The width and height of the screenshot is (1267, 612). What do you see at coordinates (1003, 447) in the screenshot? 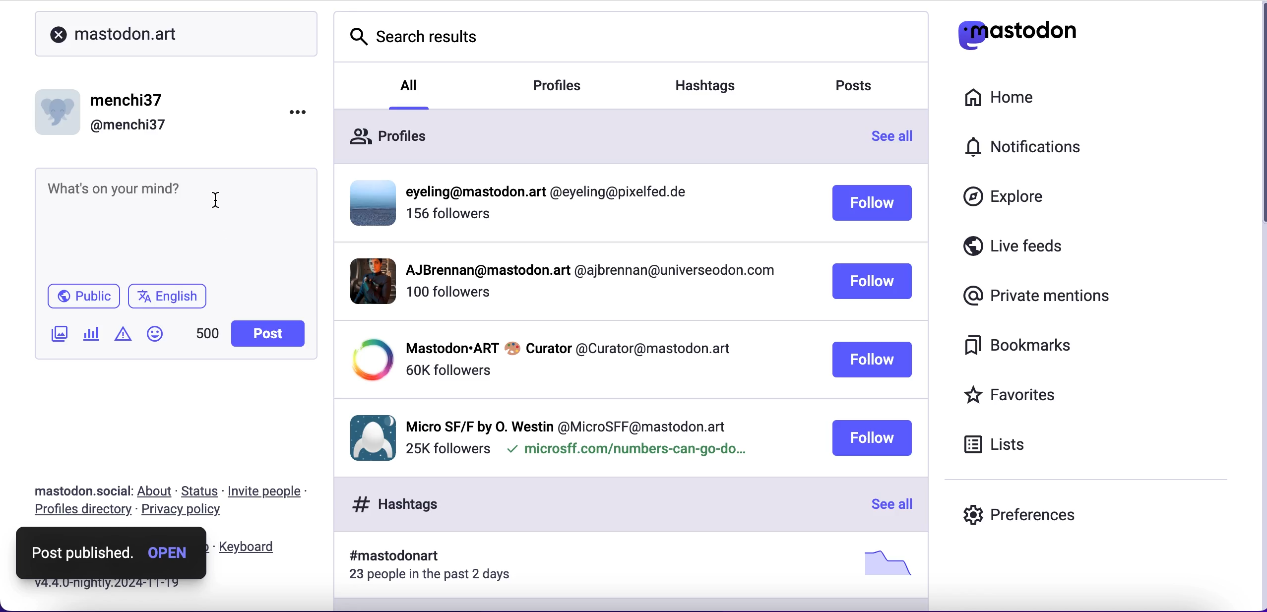
I see `lists` at bounding box center [1003, 447].